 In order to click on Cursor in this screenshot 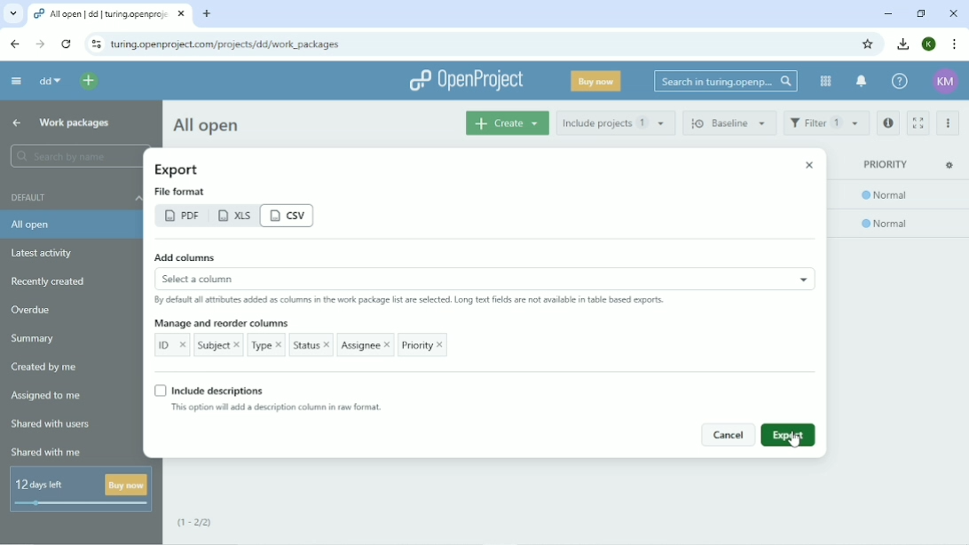, I will do `click(793, 438)`.